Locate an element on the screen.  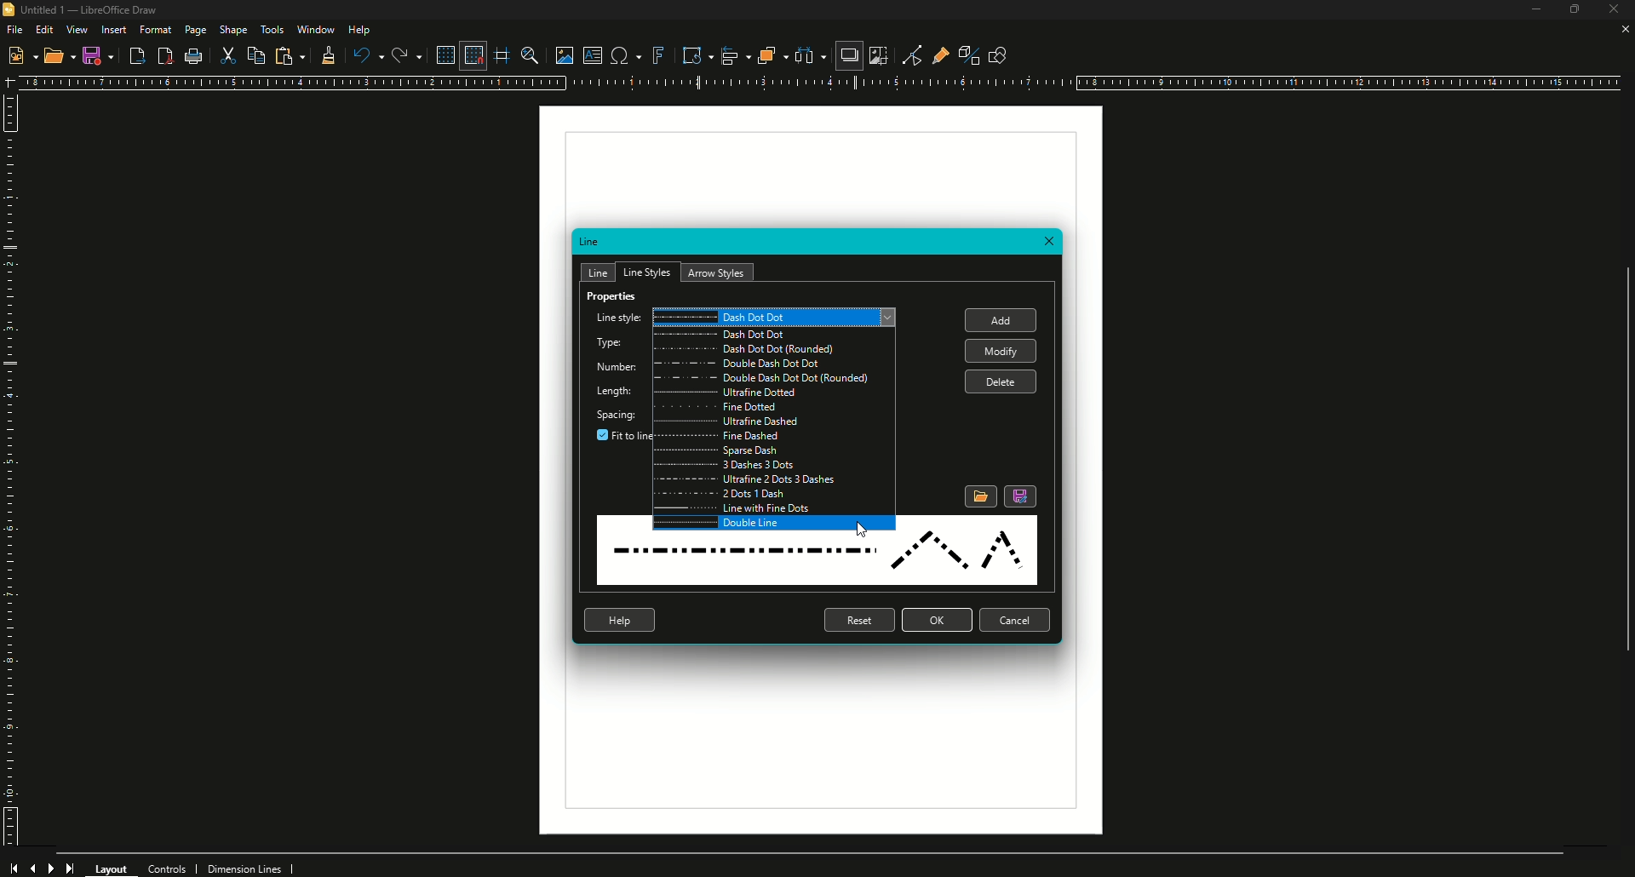
Open is located at coordinates (60, 58).